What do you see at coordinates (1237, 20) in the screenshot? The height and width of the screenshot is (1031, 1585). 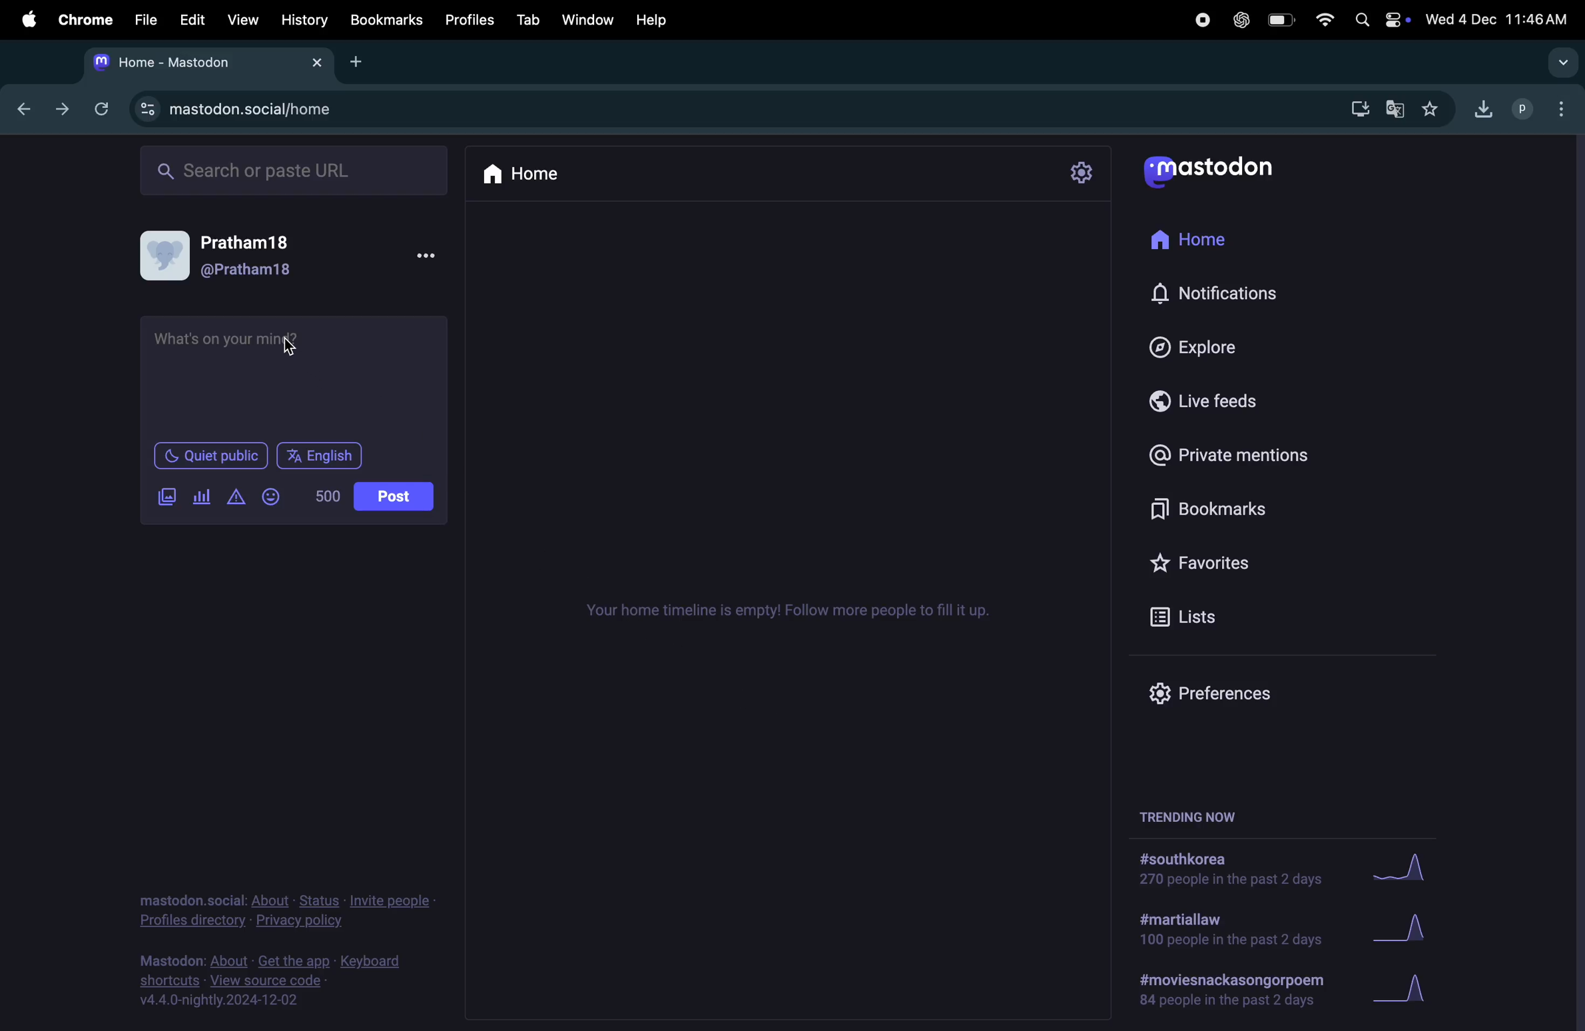 I see `Chatgpt` at bounding box center [1237, 20].